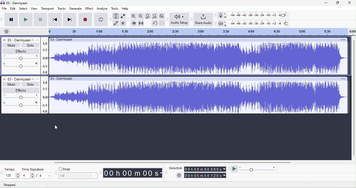  I want to click on close, so click(4, 40).